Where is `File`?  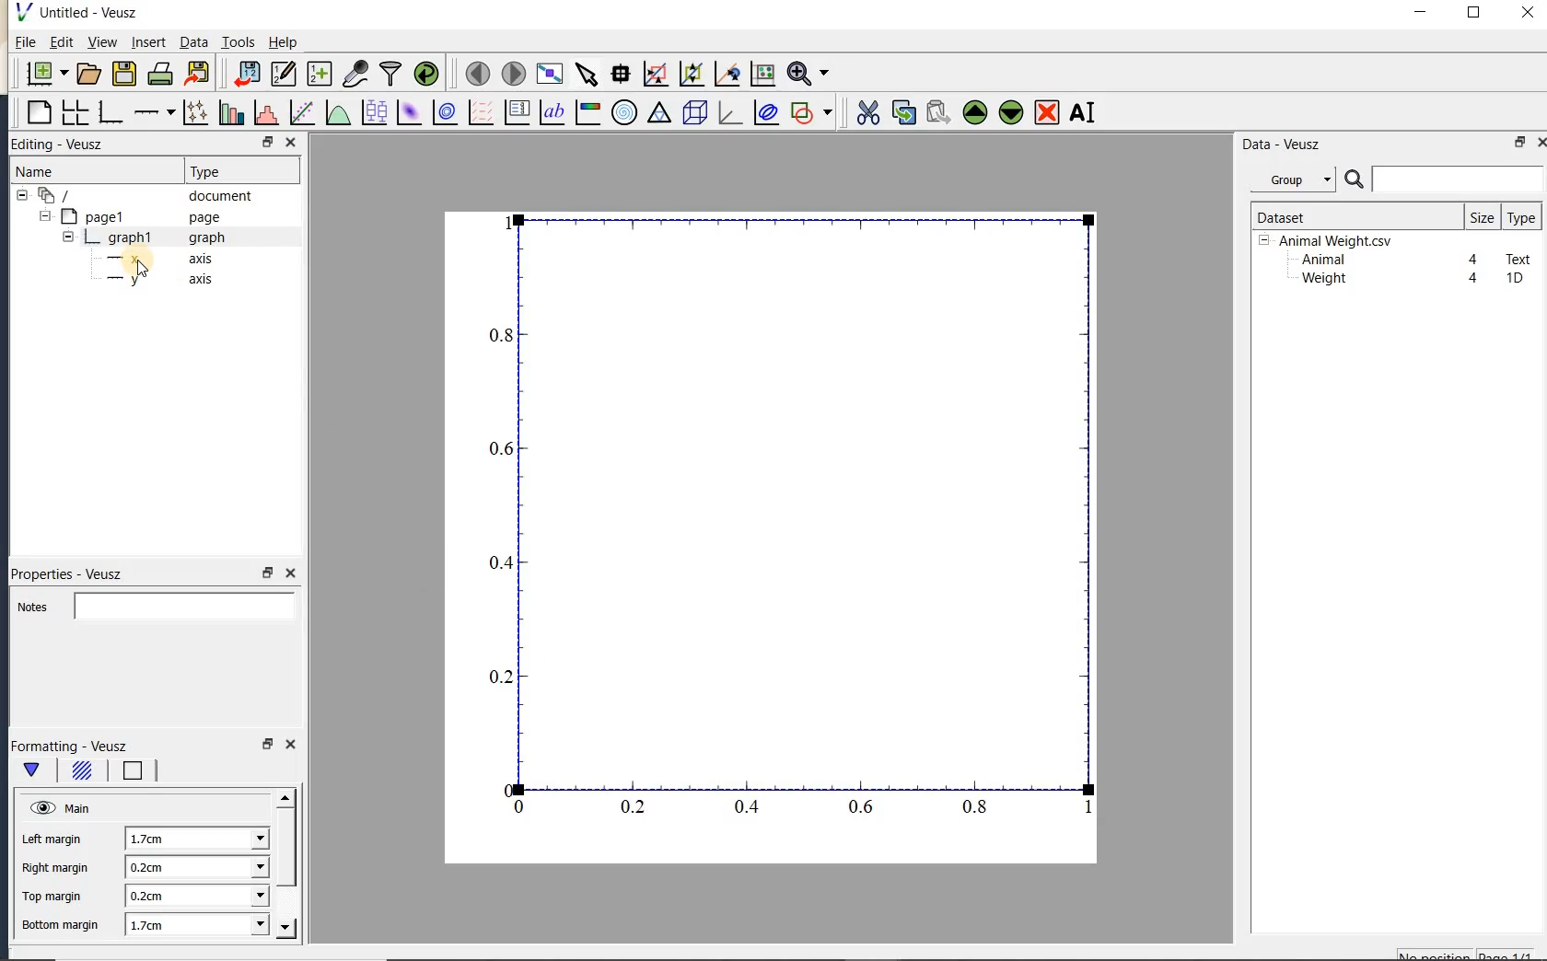
File is located at coordinates (26, 42).